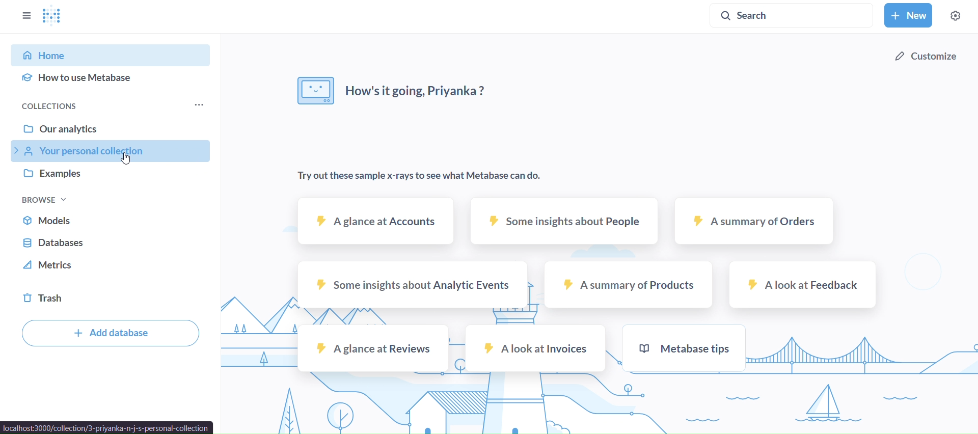 This screenshot has height=434, width=978. What do you see at coordinates (753, 220) in the screenshot?
I see `a summary of orders` at bounding box center [753, 220].